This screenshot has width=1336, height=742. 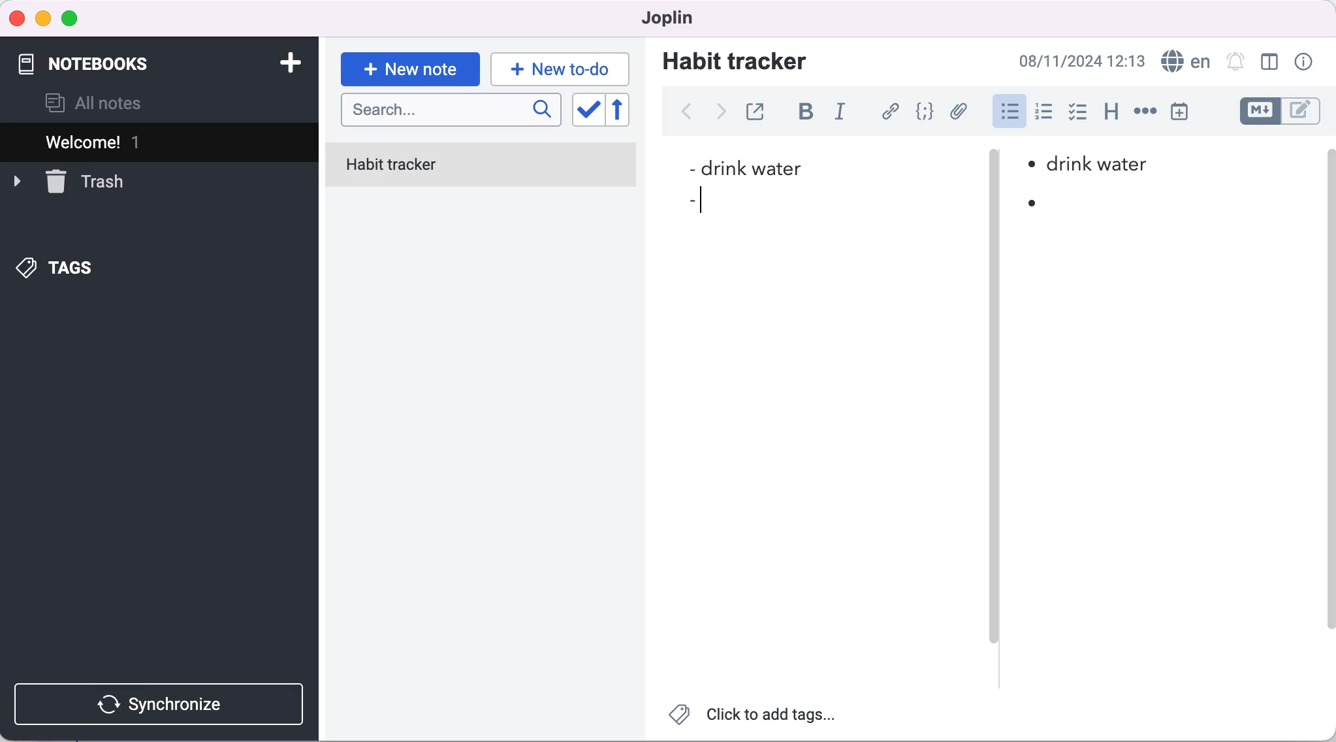 I want to click on habit tracker, so click(x=735, y=60).